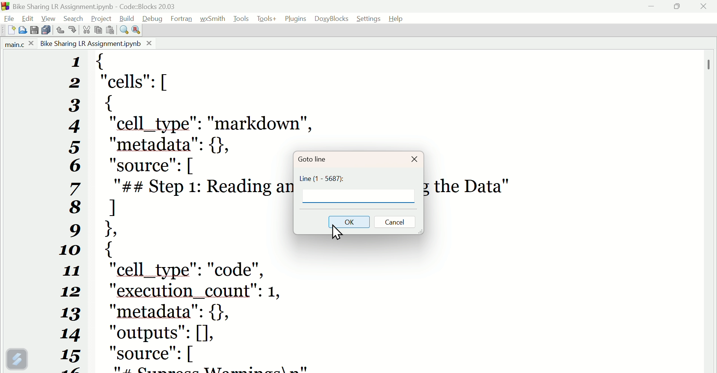  I want to click on Save all, so click(46, 29).